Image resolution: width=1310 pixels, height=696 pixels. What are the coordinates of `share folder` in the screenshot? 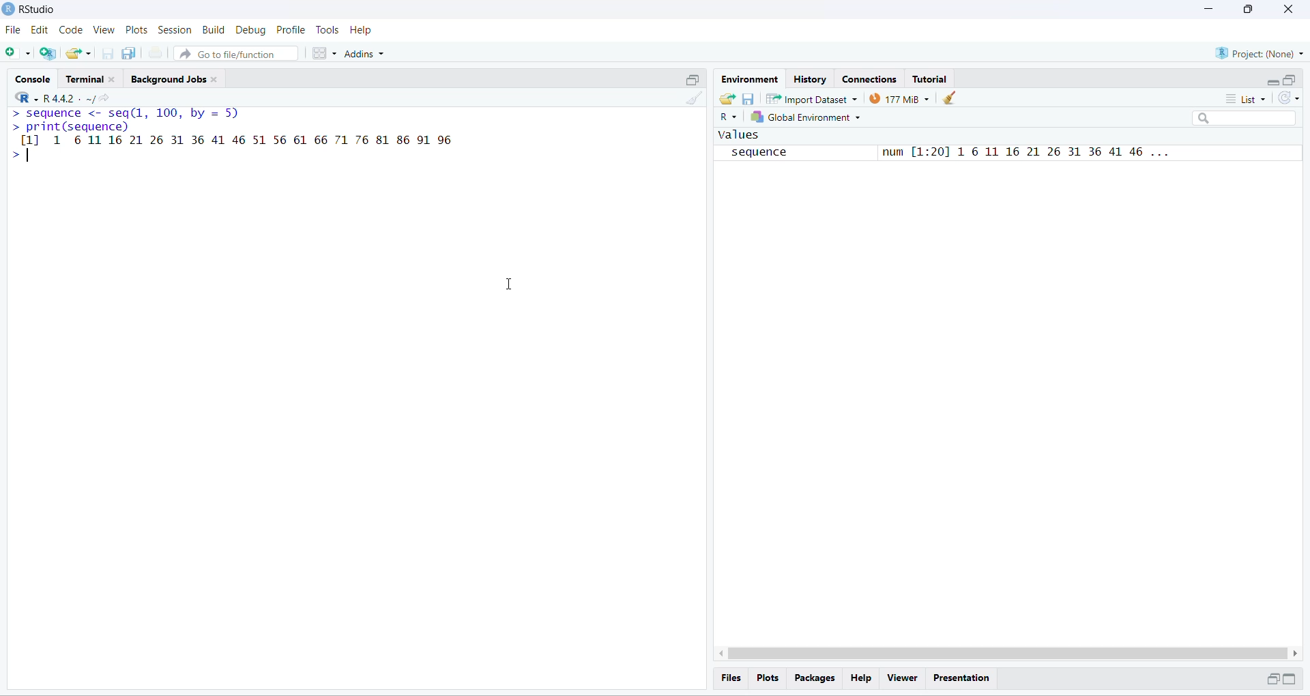 It's located at (727, 100).